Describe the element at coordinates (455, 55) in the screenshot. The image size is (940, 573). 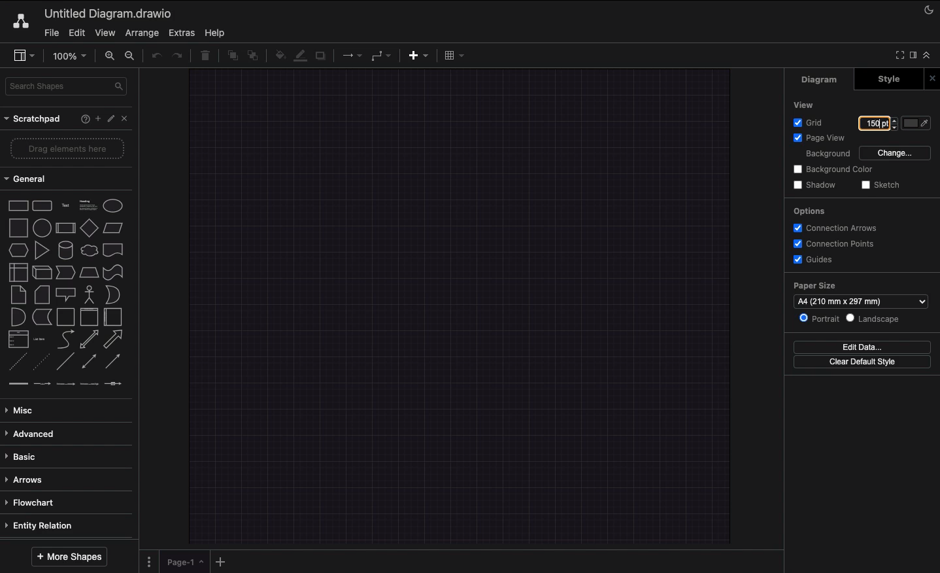
I see `Table` at that location.